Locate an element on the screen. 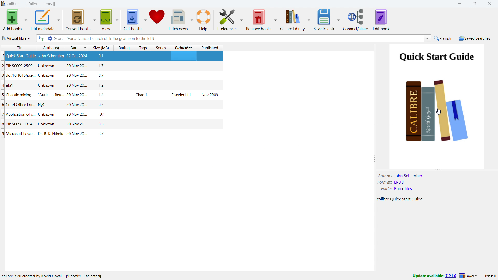  3.7 is located at coordinates (102, 134).